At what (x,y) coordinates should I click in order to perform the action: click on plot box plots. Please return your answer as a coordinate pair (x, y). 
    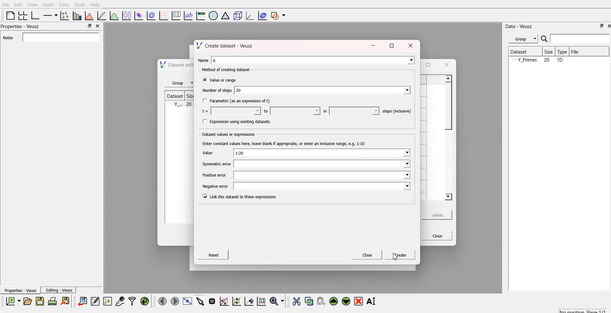
    Looking at the image, I should click on (126, 15).